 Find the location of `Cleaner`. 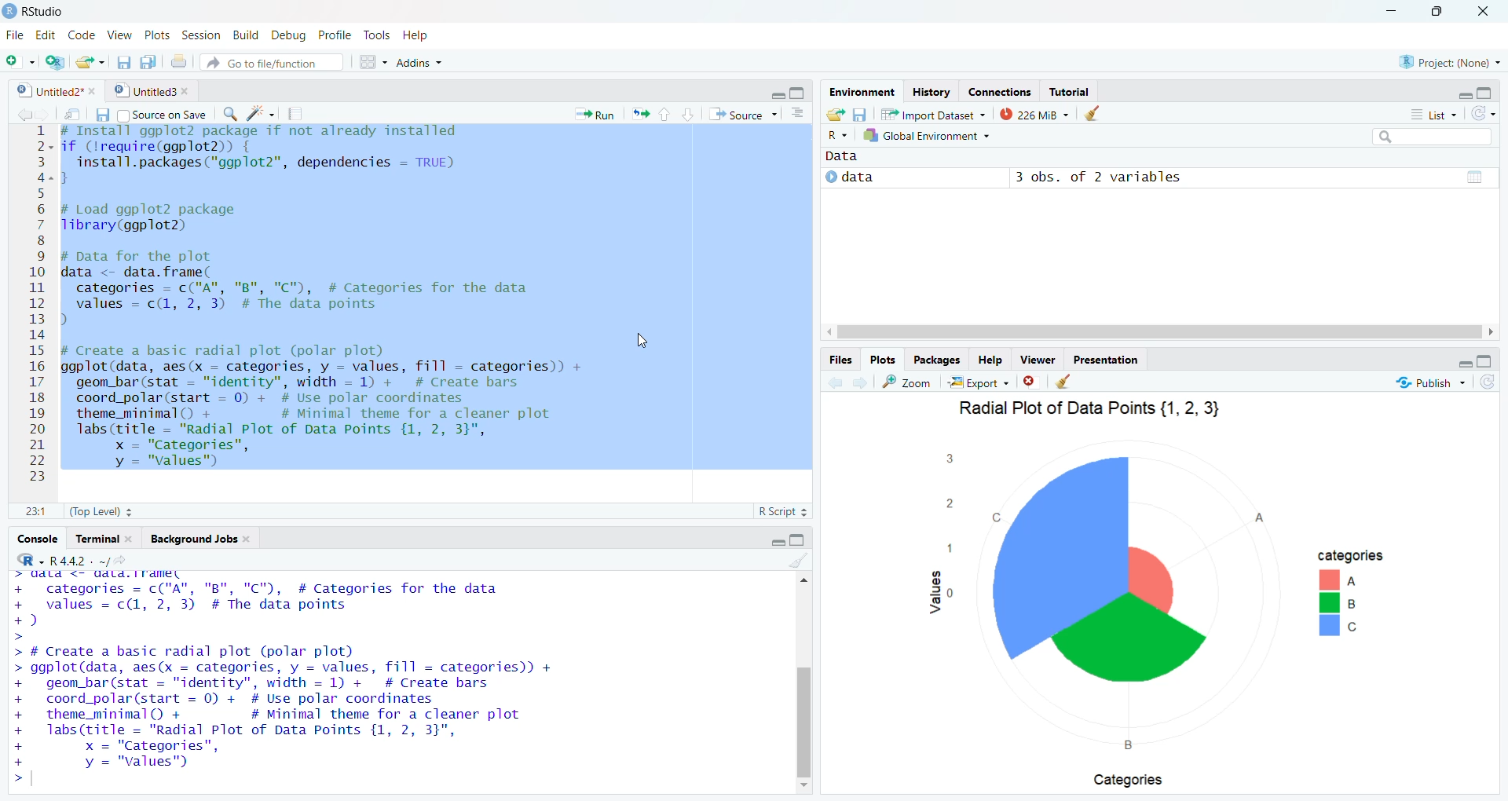

Cleaner is located at coordinates (798, 562).